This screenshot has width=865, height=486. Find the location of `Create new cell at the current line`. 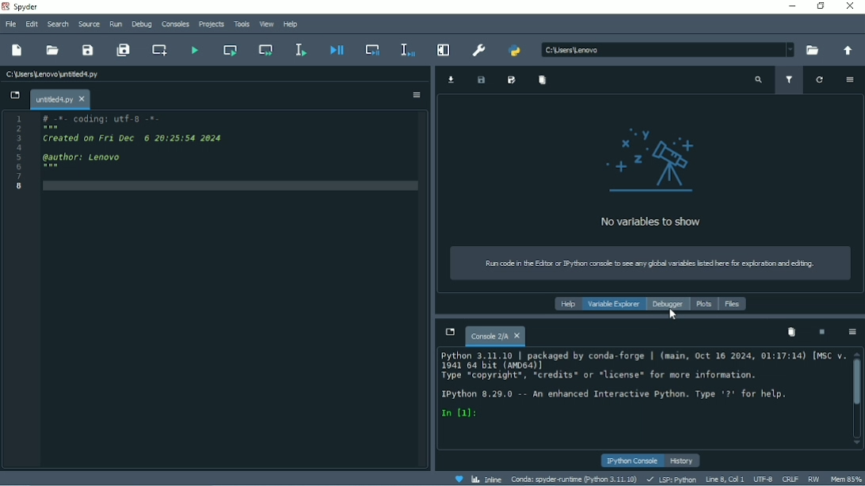

Create new cell at the current line is located at coordinates (158, 50).